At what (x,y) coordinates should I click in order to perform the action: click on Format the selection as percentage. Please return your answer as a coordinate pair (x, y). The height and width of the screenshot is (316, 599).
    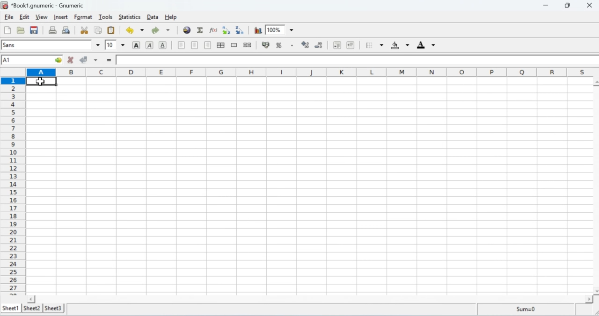
    Looking at the image, I should click on (284, 45).